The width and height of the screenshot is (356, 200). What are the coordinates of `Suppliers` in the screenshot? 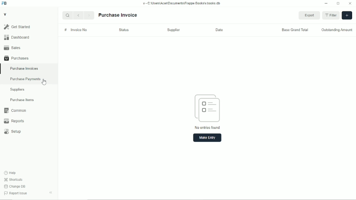 It's located at (29, 90).